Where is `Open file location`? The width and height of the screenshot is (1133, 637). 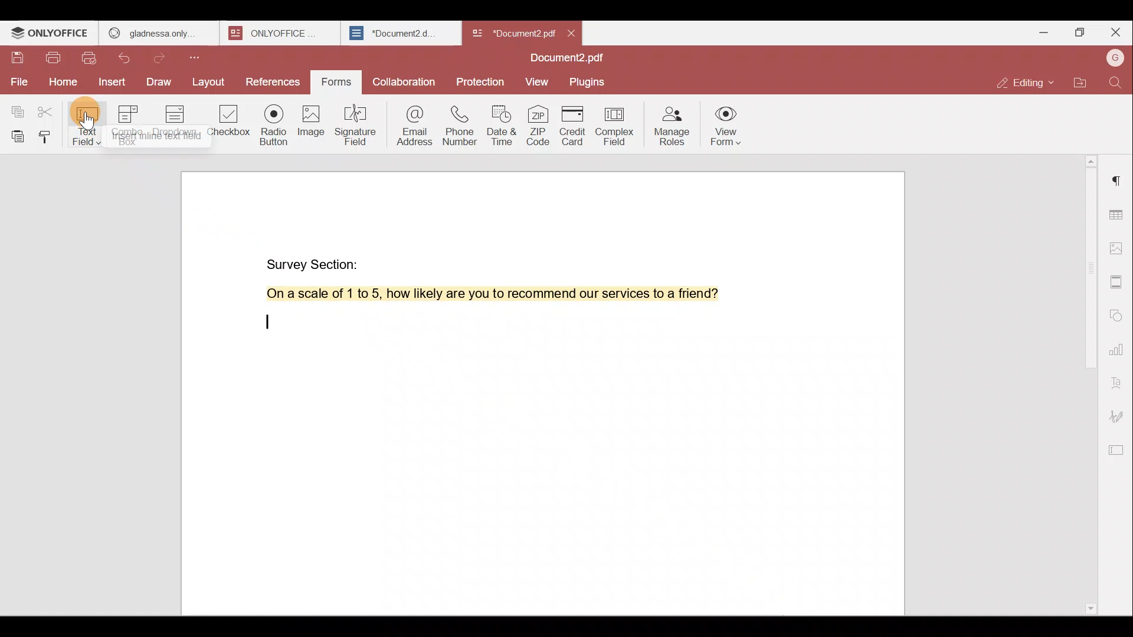 Open file location is located at coordinates (1080, 84).